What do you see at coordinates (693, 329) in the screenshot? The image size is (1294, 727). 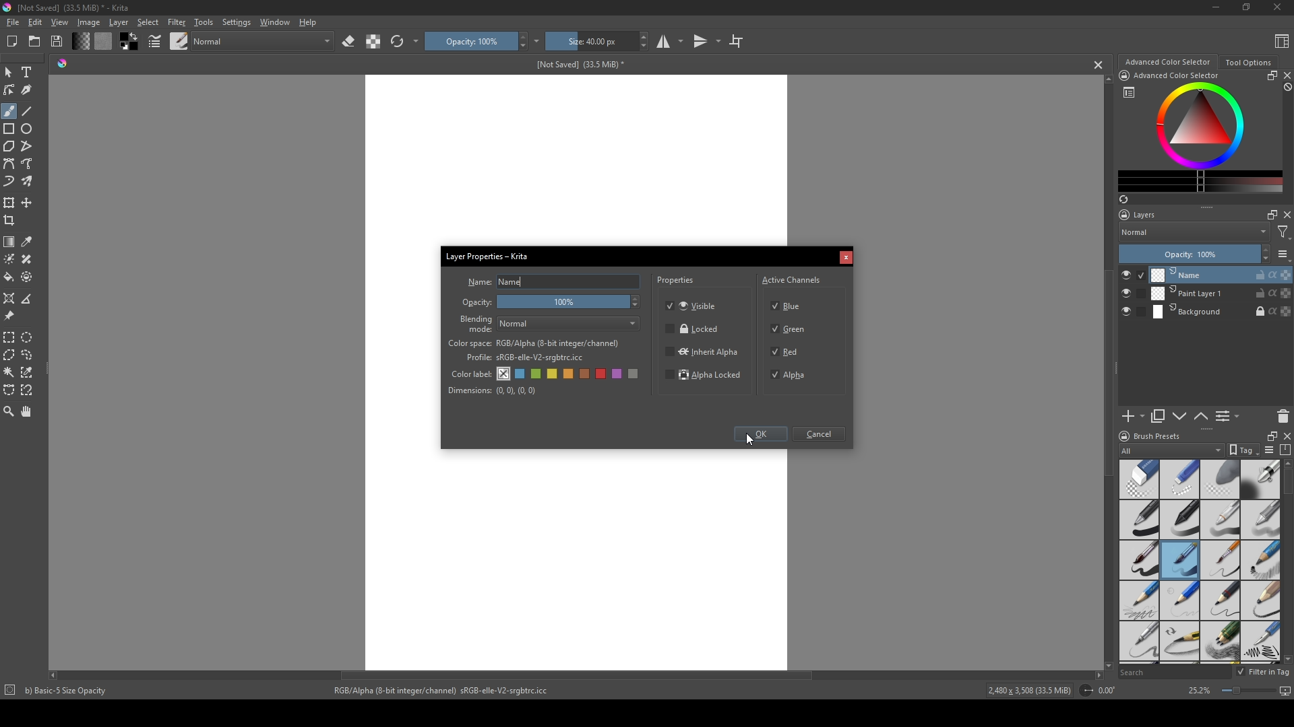 I see `Locked` at bounding box center [693, 329].